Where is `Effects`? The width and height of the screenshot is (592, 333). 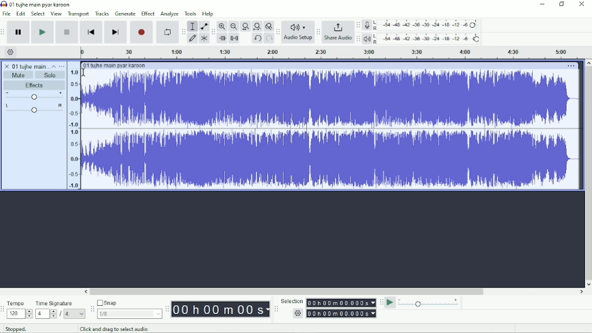 Effects is located at coordinates (36, 85).